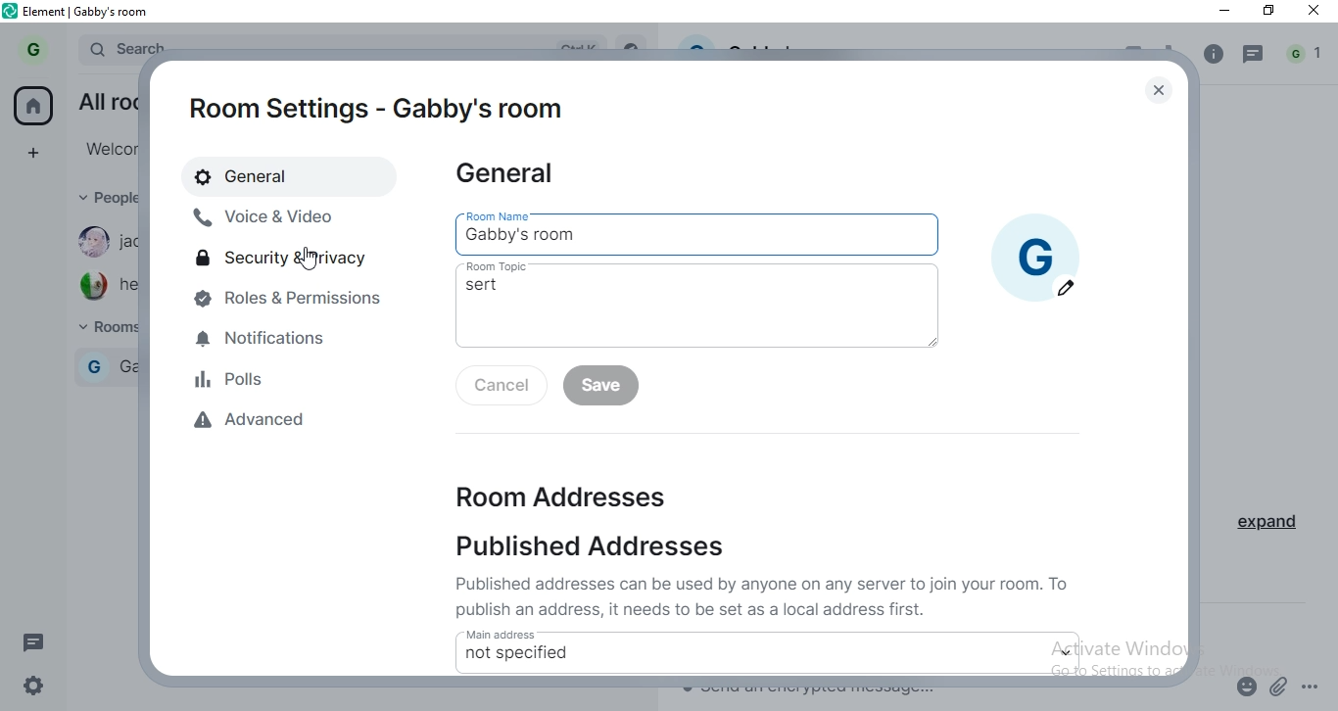  What do you see at coordinates (11, 11) in the screenshot?
I see `element logo` at bounding box center [11, 11].